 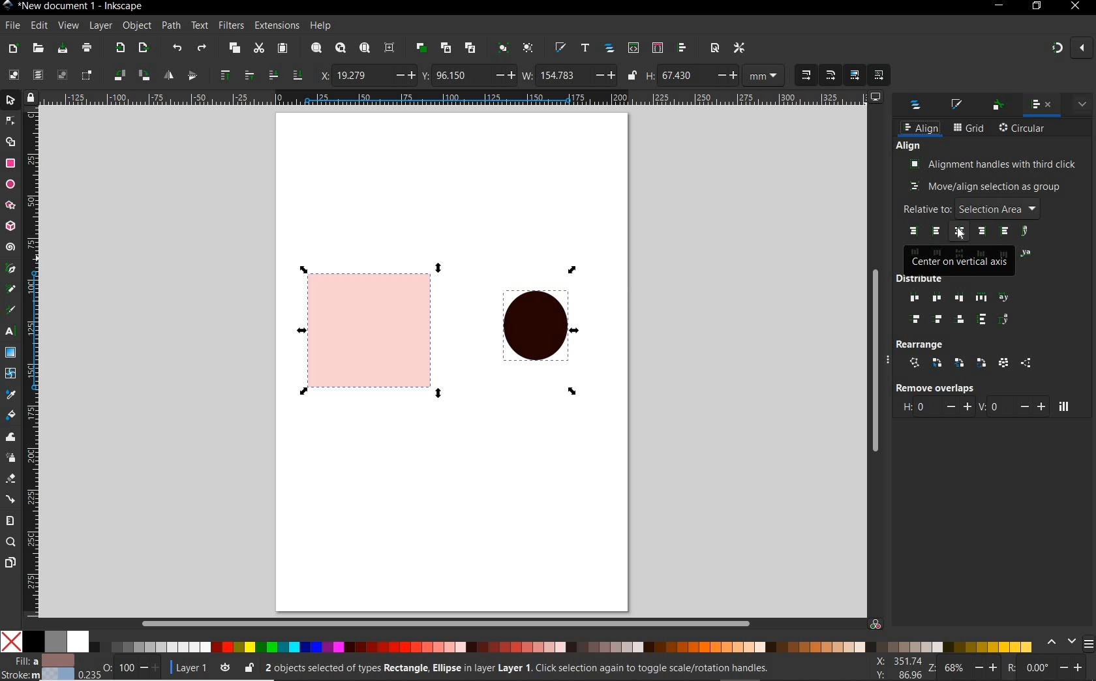 What do you see at coordinates (10, 414) in the screenshot?
I see `paint bucket tool` at bounding box center [10, 414].